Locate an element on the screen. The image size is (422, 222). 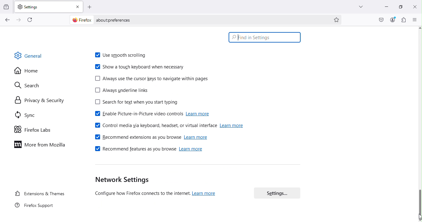
Go back one page is located at coordinates (7, 20).